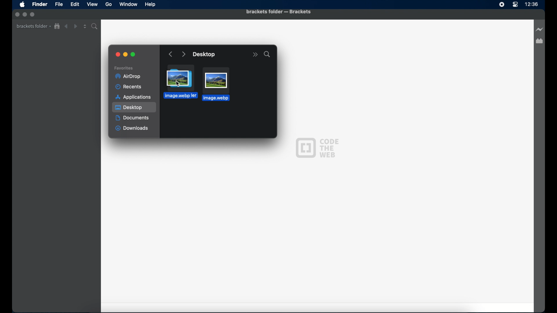 This screenshot has height=313, width=557. What do you see at coordinates (33, 15) in the screenshot?
I see `inactive maximize button` at bounding box center [33, 15].